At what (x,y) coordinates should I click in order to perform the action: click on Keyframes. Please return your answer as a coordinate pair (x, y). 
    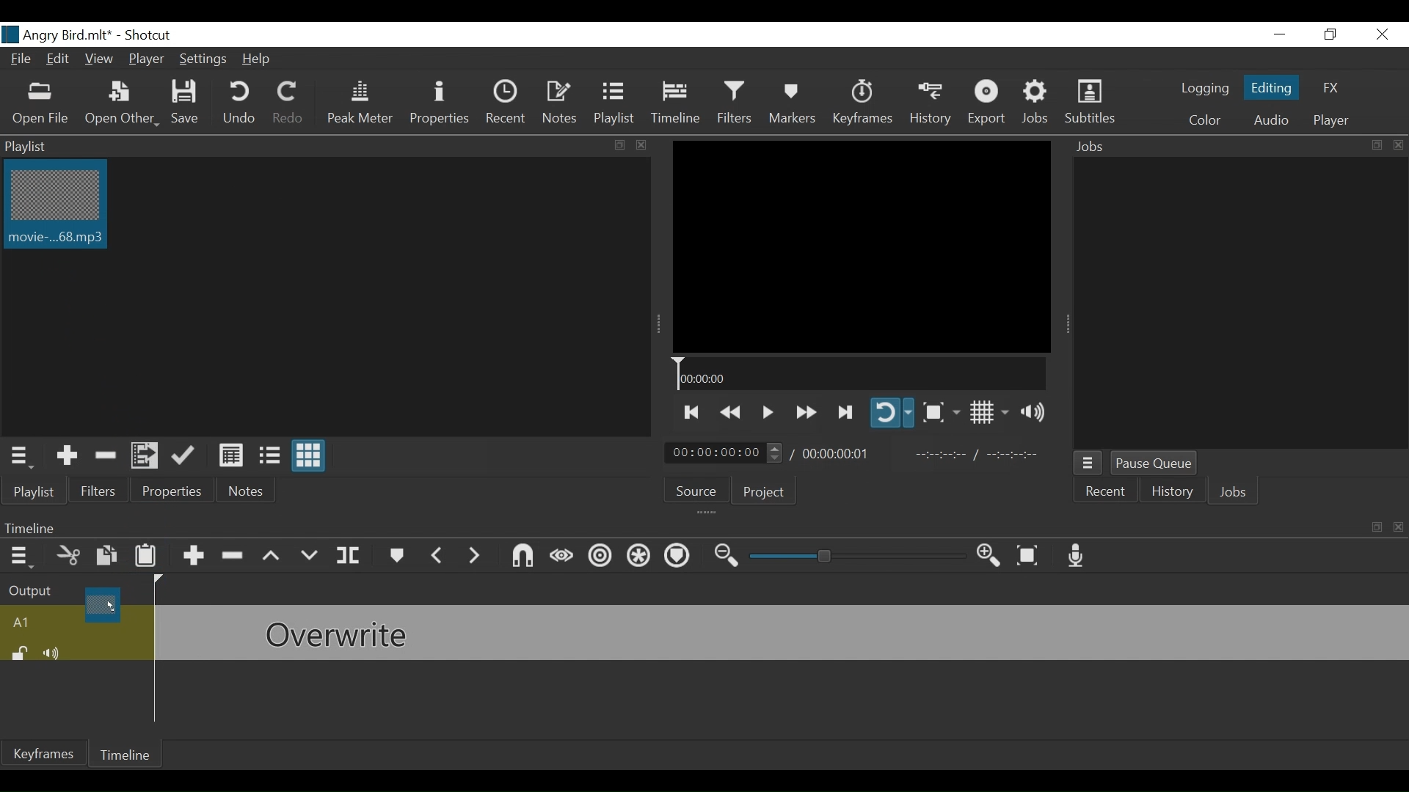
    Looking at the image, I should click on (862, 103).